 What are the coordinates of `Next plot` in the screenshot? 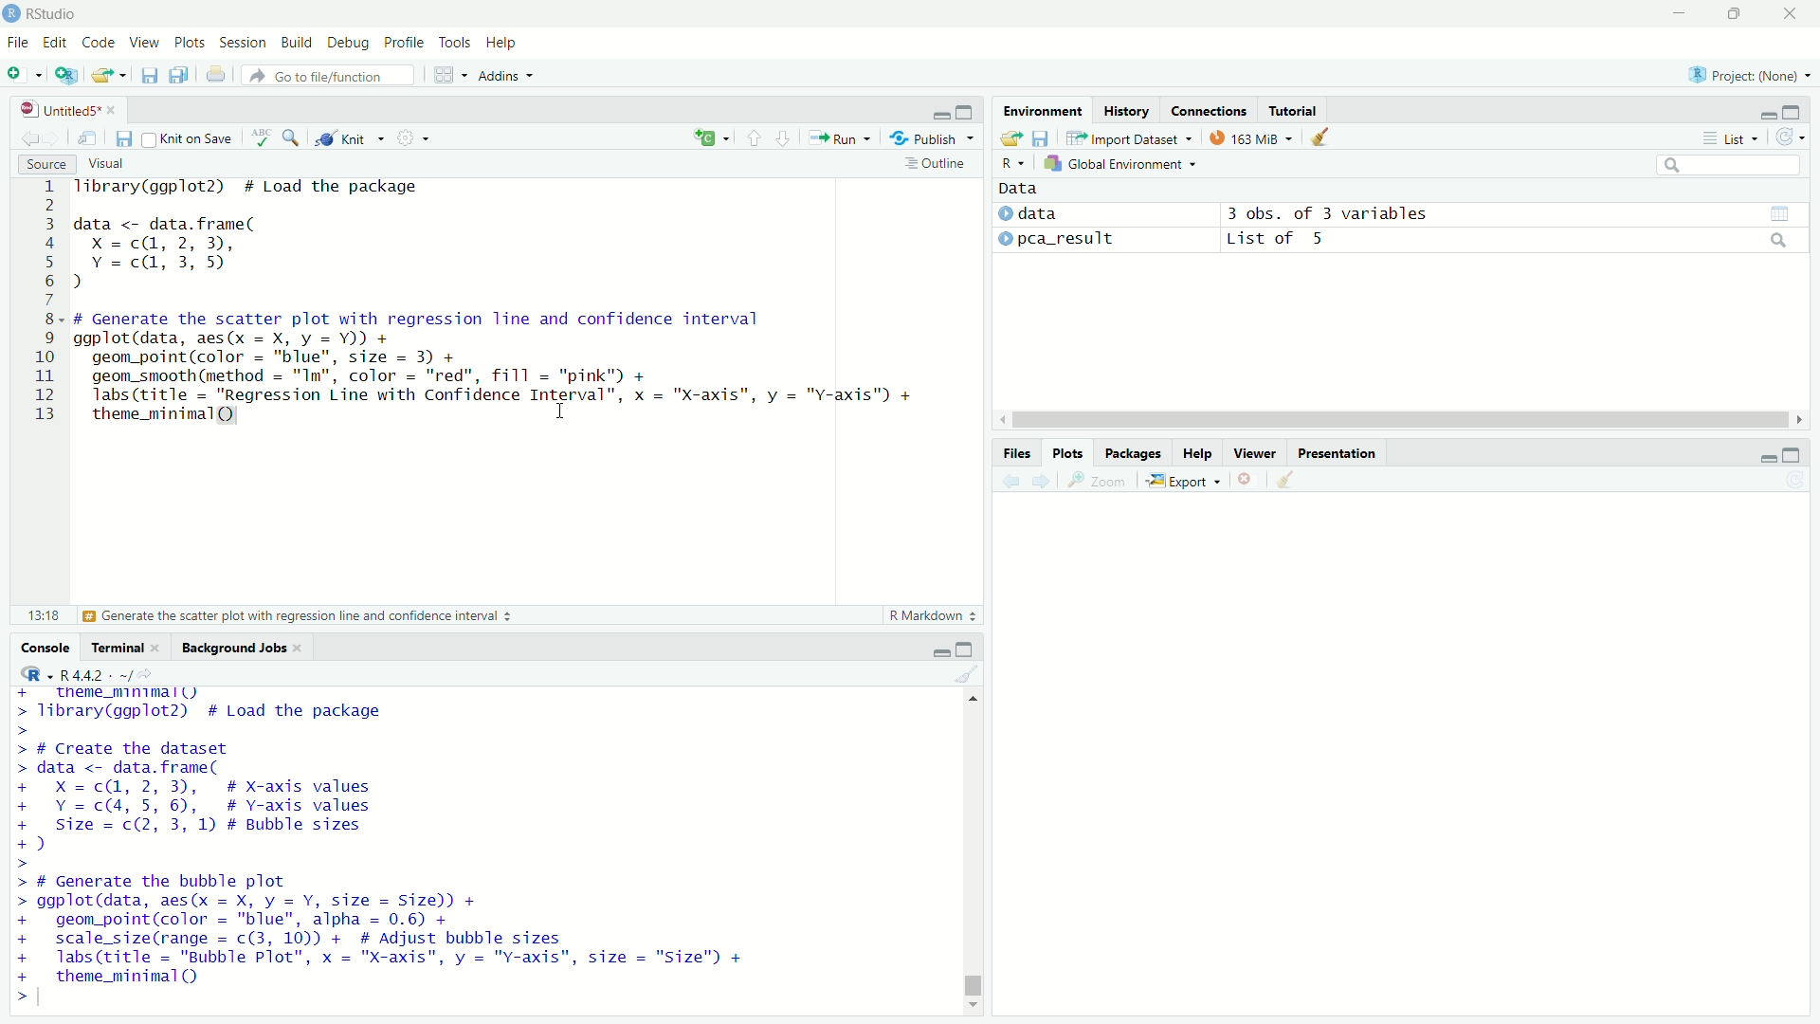 It's located at (1042, 480).